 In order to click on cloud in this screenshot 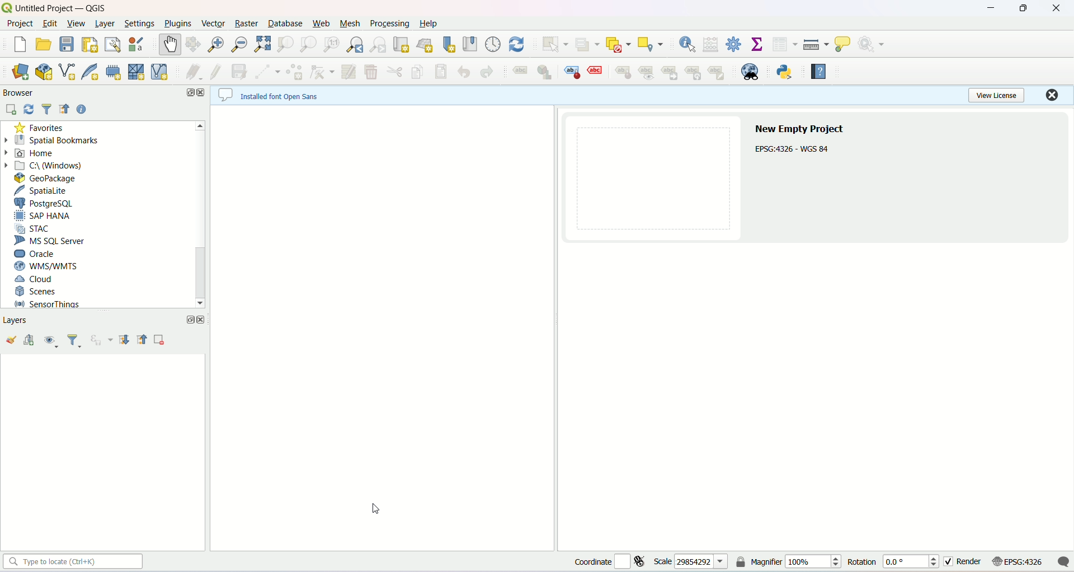, I will do `click(35, 280)`.